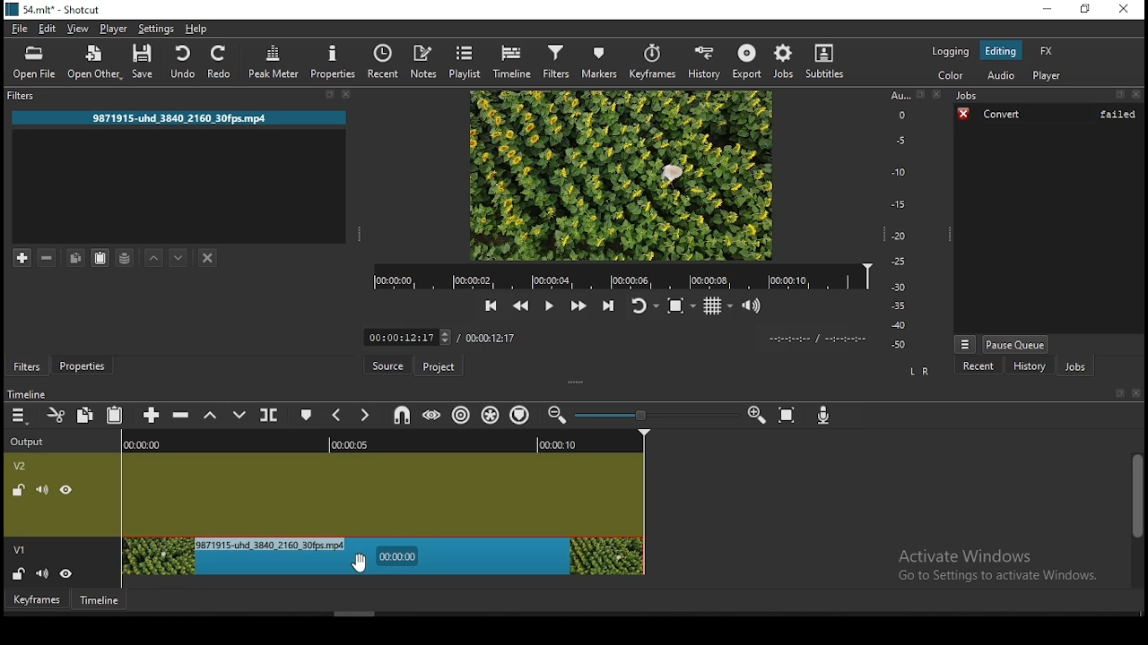 This screenshot has width=1148, height=645. I want to click on ripple markers, so click(523, 415).